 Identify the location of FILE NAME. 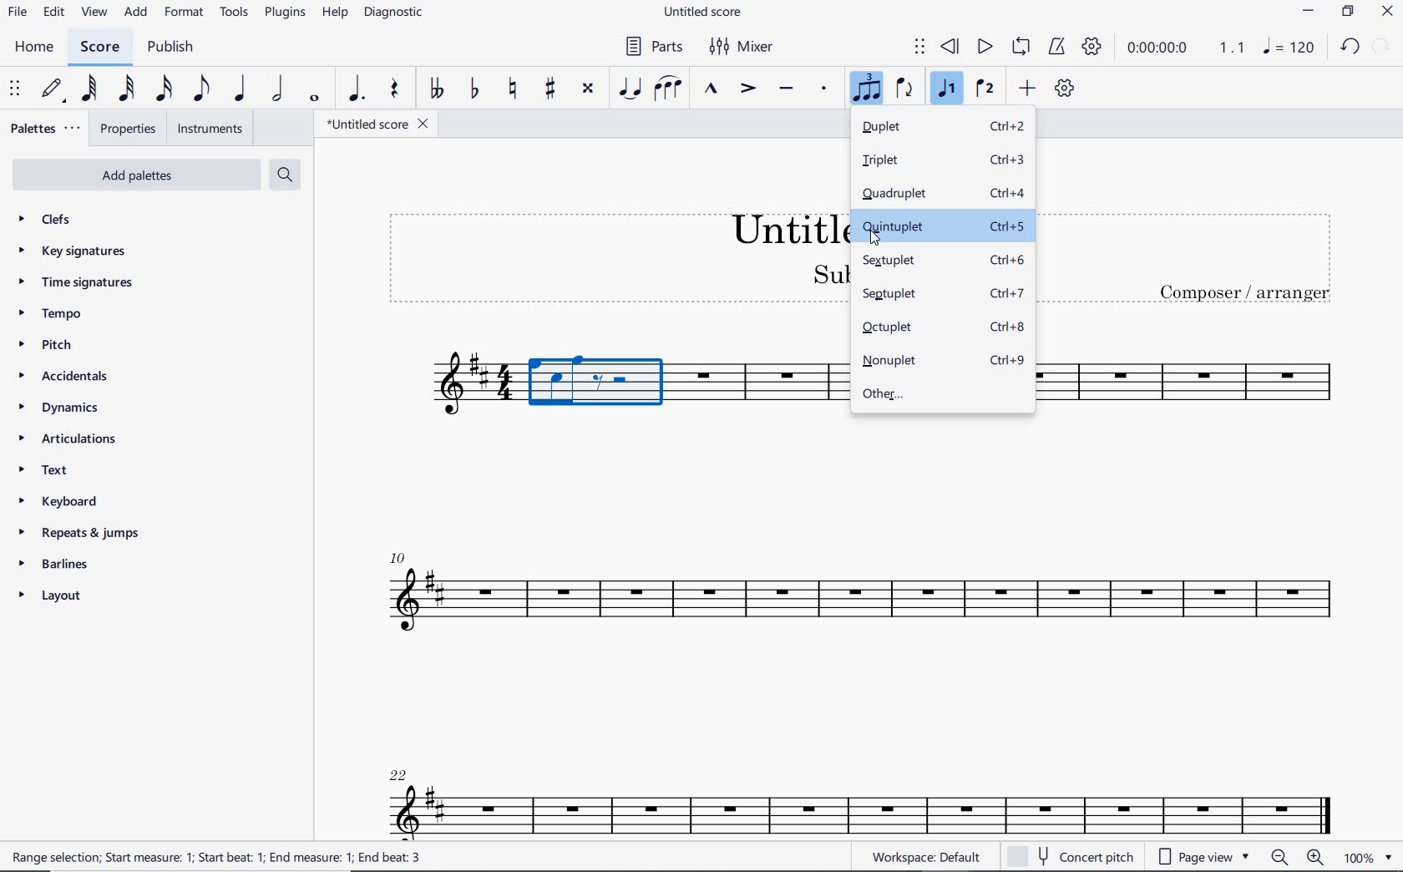
(706, 13).